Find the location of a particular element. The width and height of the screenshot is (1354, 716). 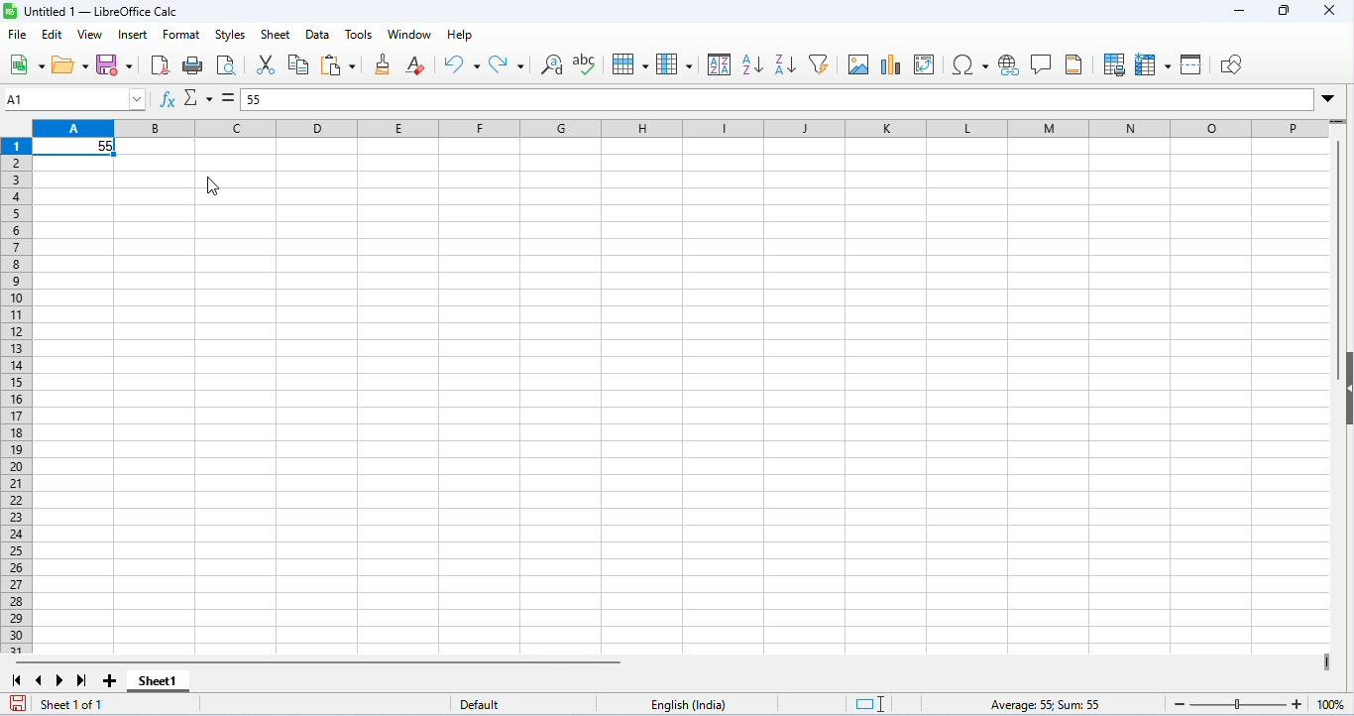

drop down is located at coordinates (1331, 100).